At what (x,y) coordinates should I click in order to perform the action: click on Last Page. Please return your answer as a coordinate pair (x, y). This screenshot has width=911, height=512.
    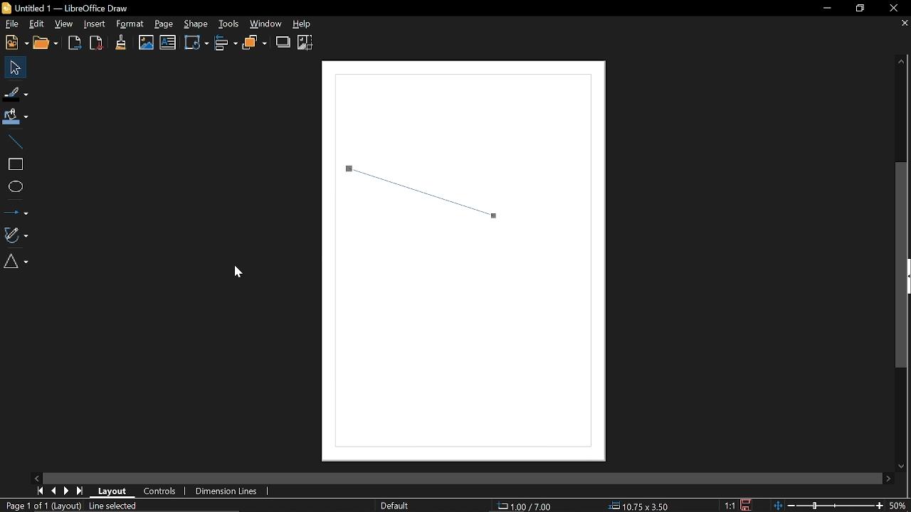
    Looking at the image, I should click on (80, 491).